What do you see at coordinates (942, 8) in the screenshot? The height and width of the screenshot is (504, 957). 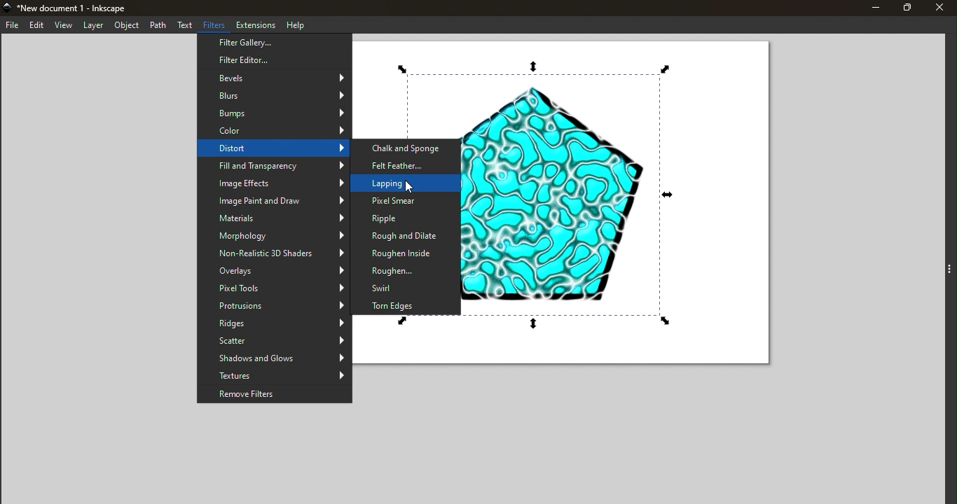 I see `Close` at bounding box center [942, 8].